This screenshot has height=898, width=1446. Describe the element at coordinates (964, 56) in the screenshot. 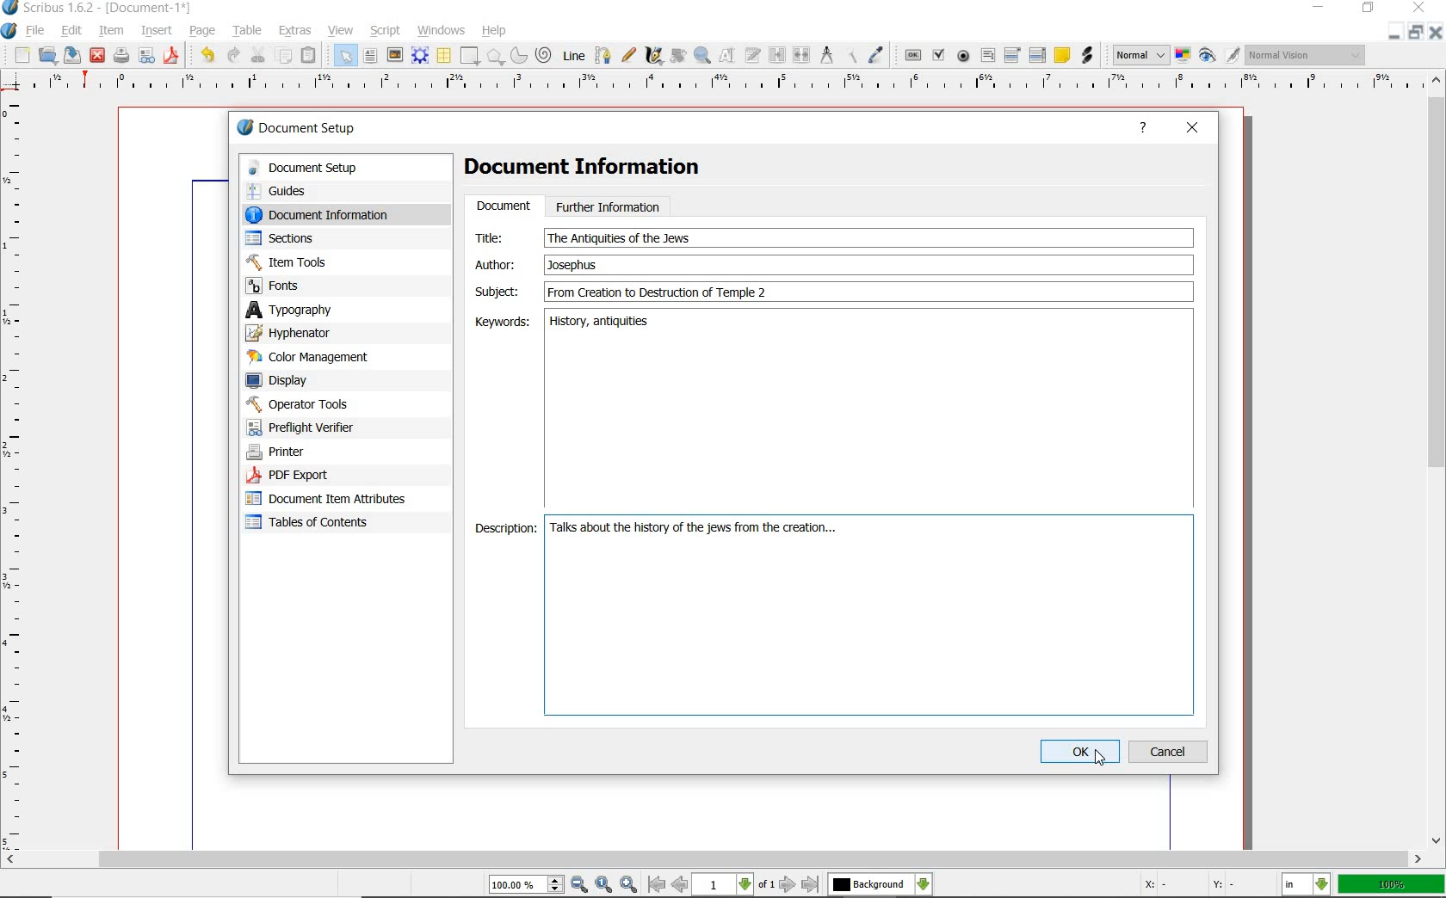

I see `pdf radio button` at that location.